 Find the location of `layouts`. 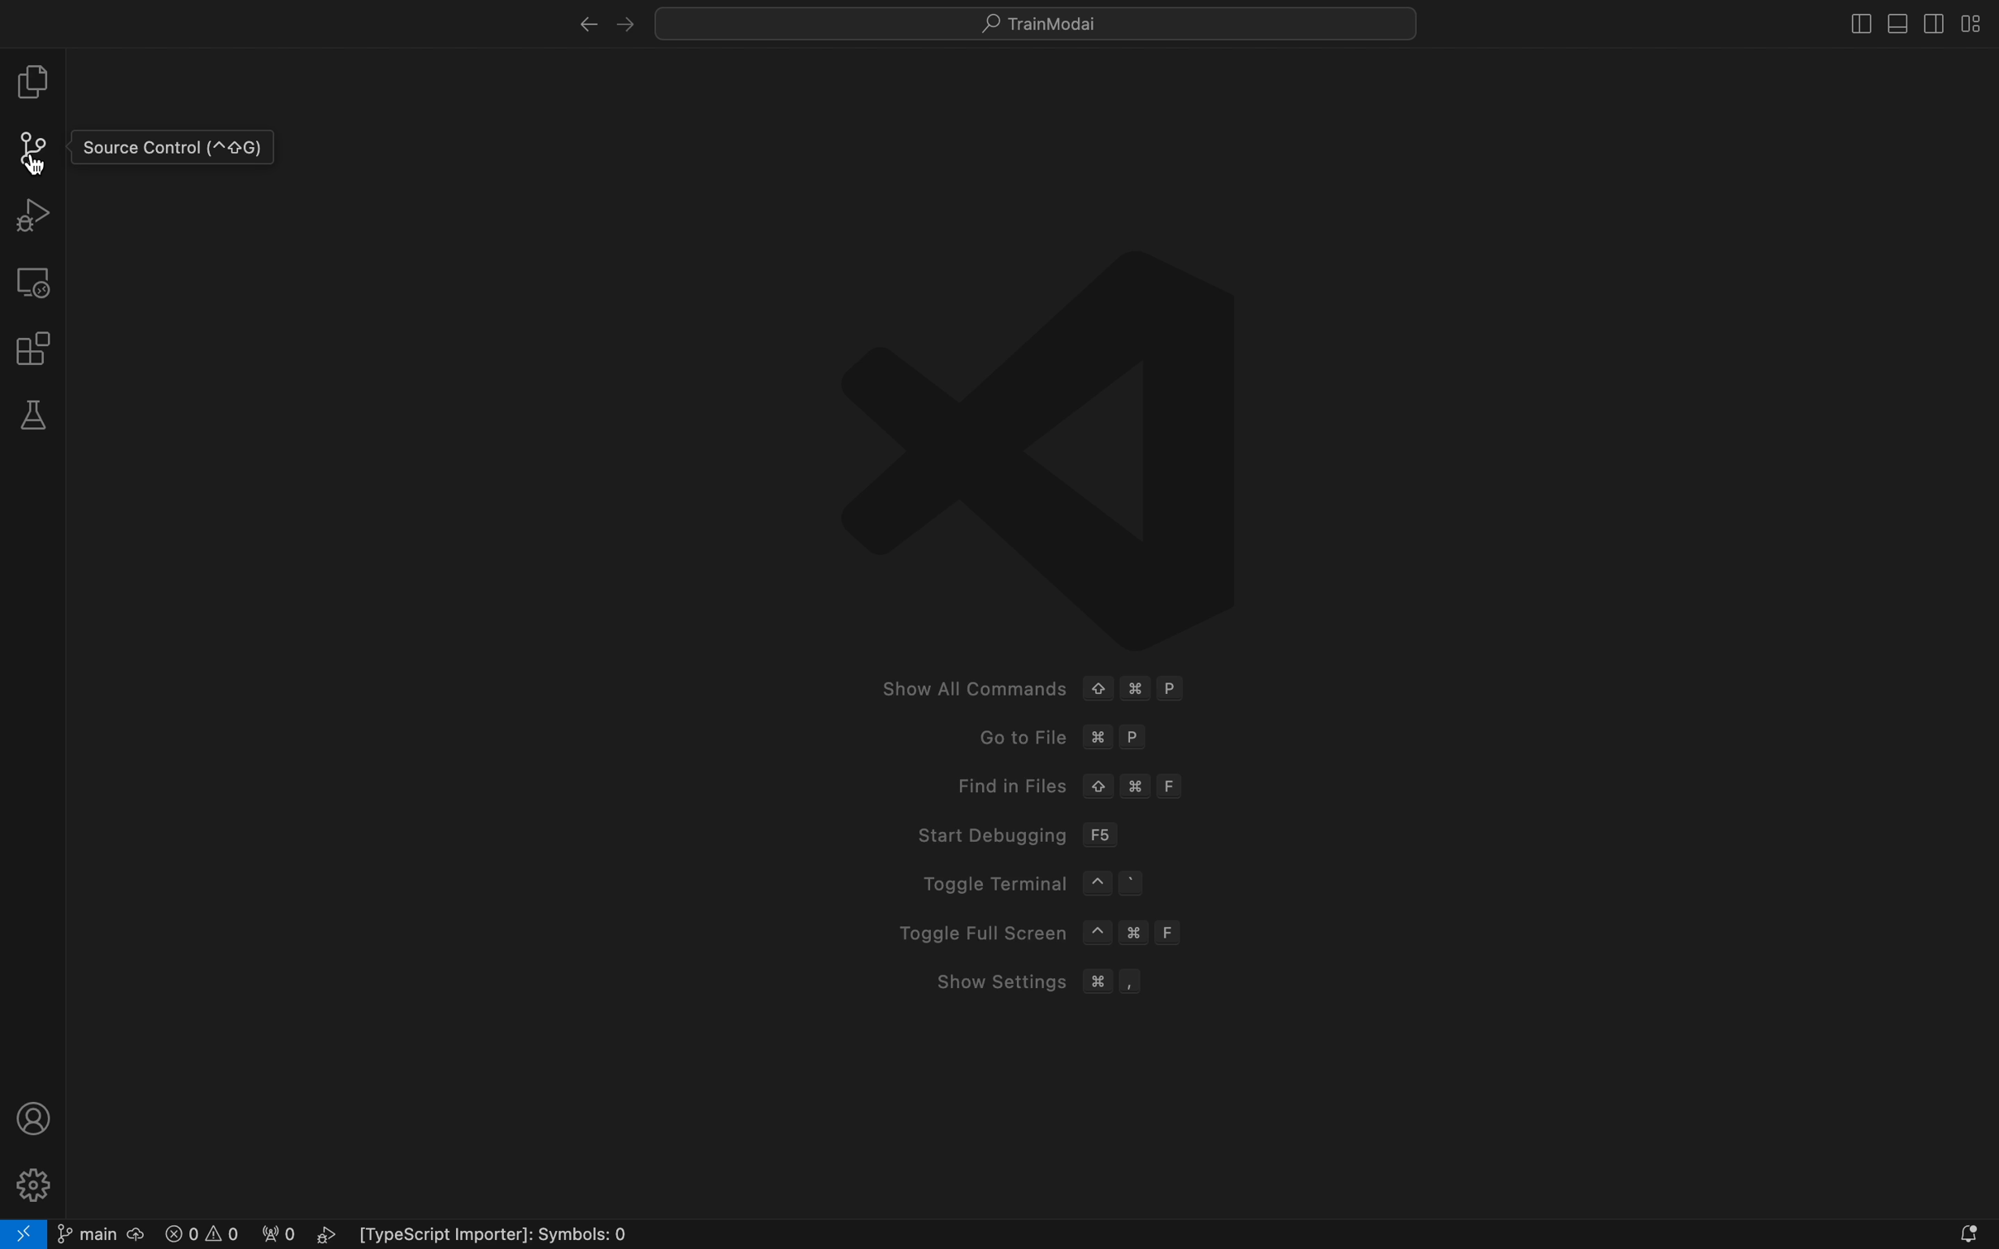

layouts is located at coordinates (1967, 23).